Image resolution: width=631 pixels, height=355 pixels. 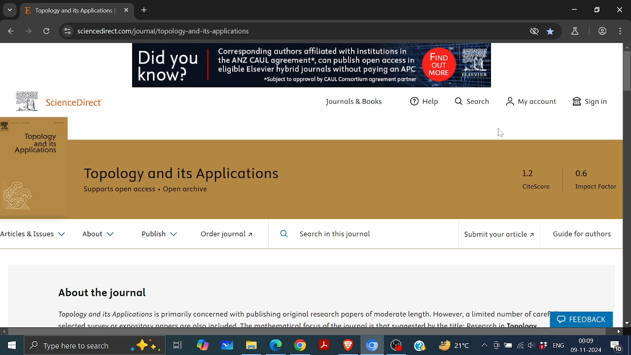 What do you see at coordinates (119, 192) in the screenshot?
I see `support open access` at bounding box center [119, 192].